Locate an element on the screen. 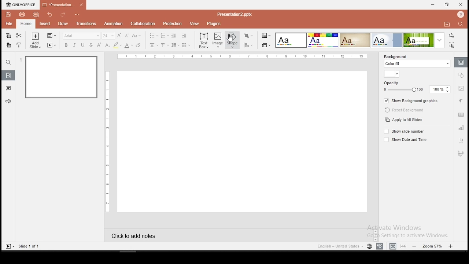 The image size is (469, 264). select slide size is located at coordinates (266, 45).